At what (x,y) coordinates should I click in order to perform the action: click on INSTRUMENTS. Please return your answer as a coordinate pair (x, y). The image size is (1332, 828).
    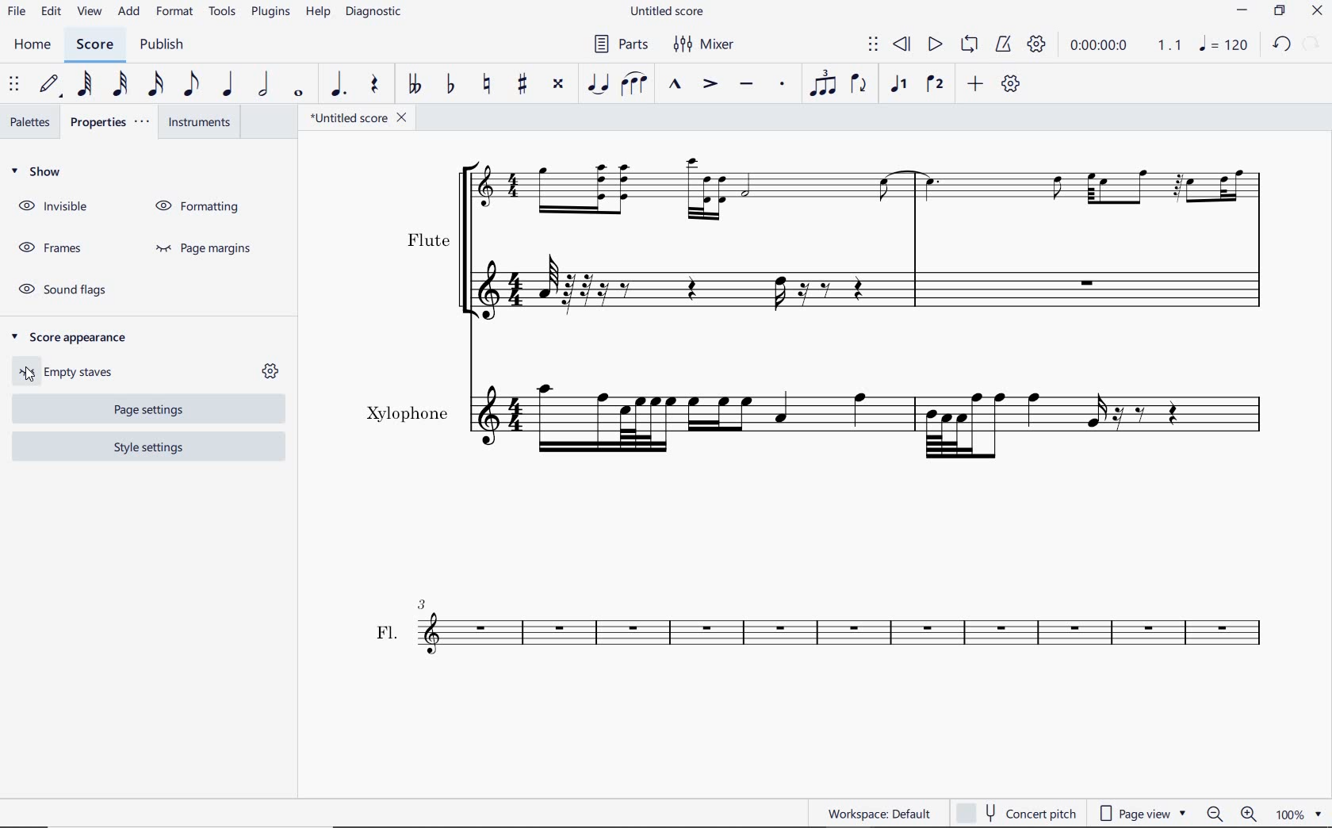
    Looking at the image, I should click on (199, 123).